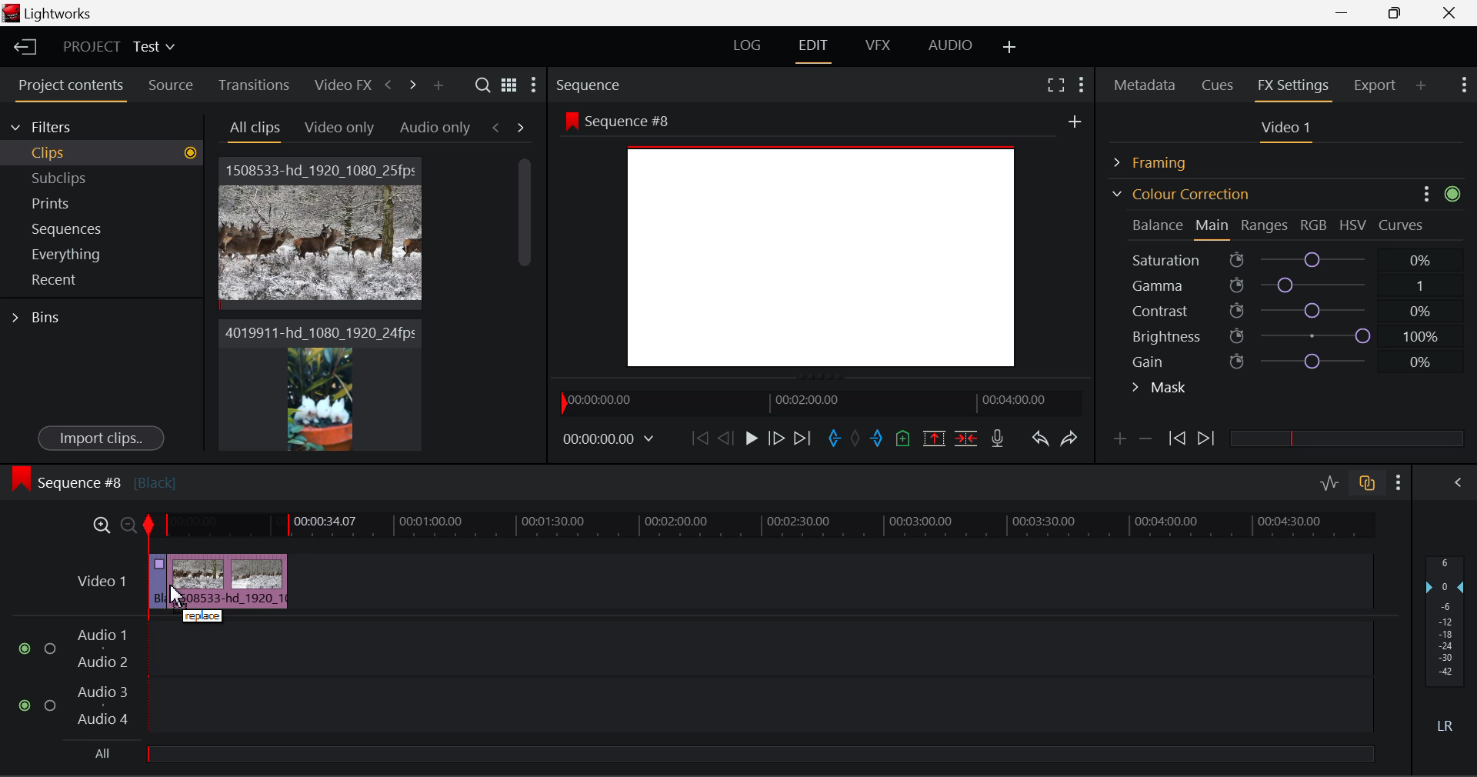 This screenshot has width=1477, height=777. What do you see at coordinates (332, 128) in the screenshot?
I see `Yesterday Tab` at bounding box center [332, 128].